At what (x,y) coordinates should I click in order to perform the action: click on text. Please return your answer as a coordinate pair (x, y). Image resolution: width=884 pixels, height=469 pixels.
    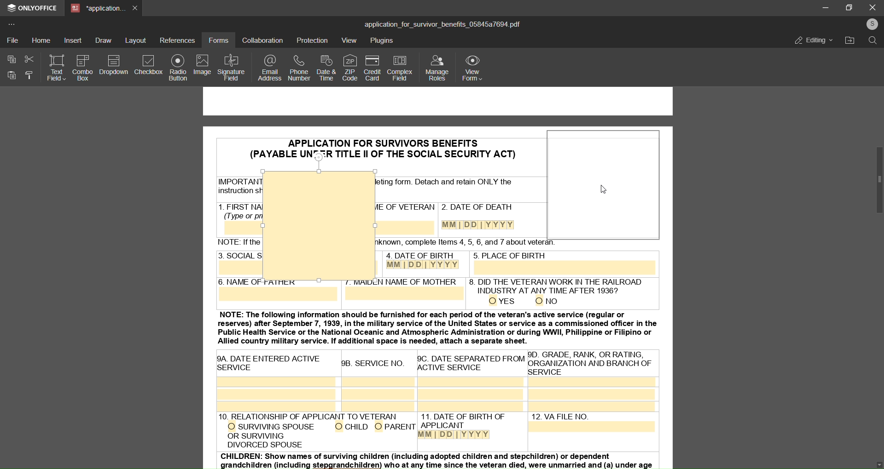
    Looking at the image, I should click on (604, 269).